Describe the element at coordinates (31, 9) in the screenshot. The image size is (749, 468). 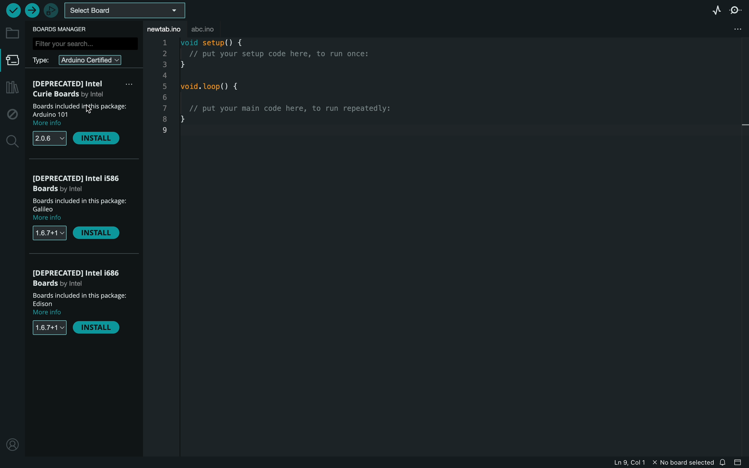
I see `upload` at that location.